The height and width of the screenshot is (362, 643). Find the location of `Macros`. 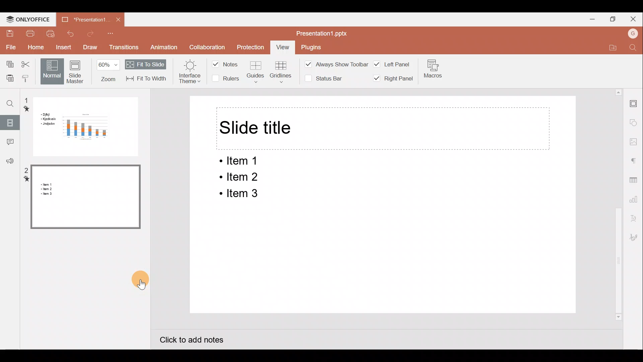

Macros is located at coordinates (433, 71).